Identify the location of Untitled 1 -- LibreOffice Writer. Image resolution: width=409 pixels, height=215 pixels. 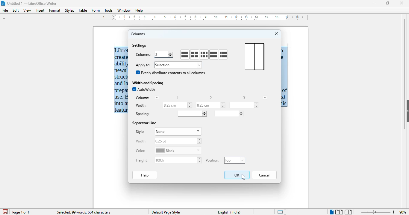
(33, 3).